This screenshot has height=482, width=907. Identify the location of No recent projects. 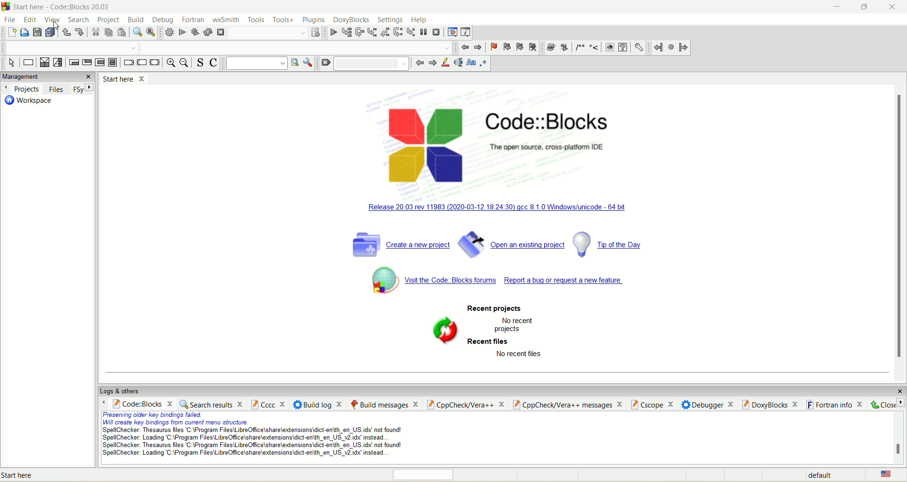
(515, 325).